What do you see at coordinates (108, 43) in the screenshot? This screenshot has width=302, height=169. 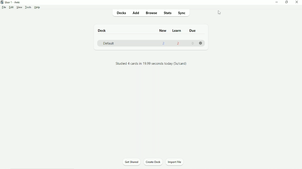 I see `Default` at bounding box center [108, 43].